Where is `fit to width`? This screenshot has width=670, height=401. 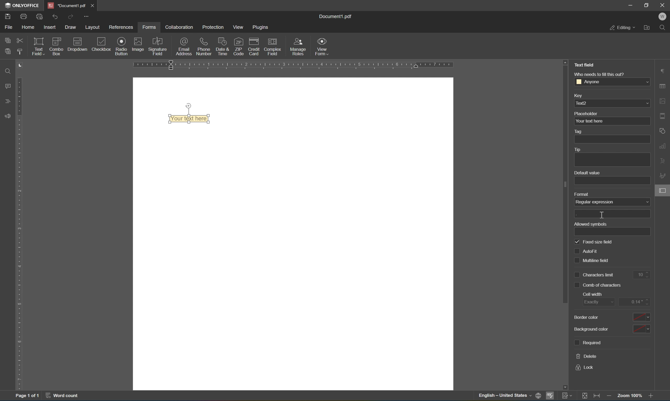
fit to width is located at coordinates (597, 397).